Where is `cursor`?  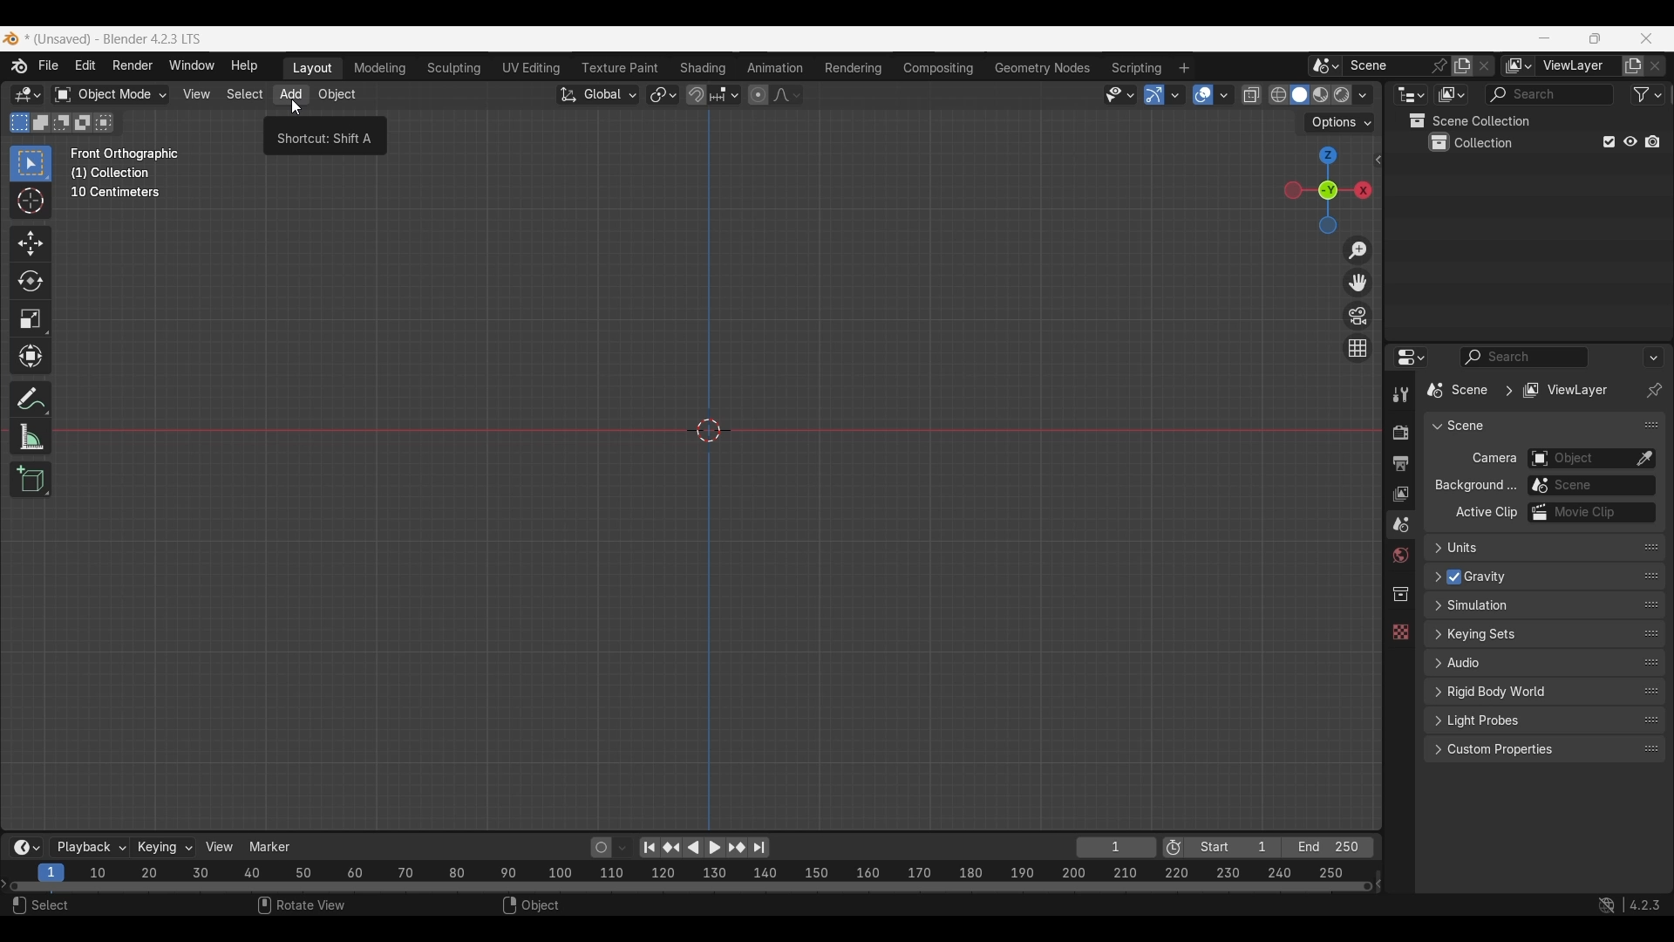 cursor is located at coordinates (295, 107).